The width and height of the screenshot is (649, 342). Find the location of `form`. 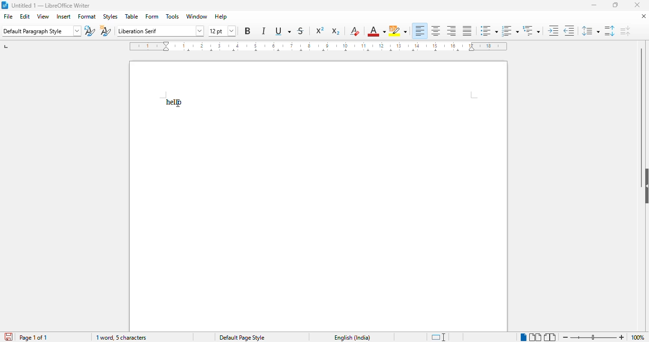

form is located at coordinates (153, 16).